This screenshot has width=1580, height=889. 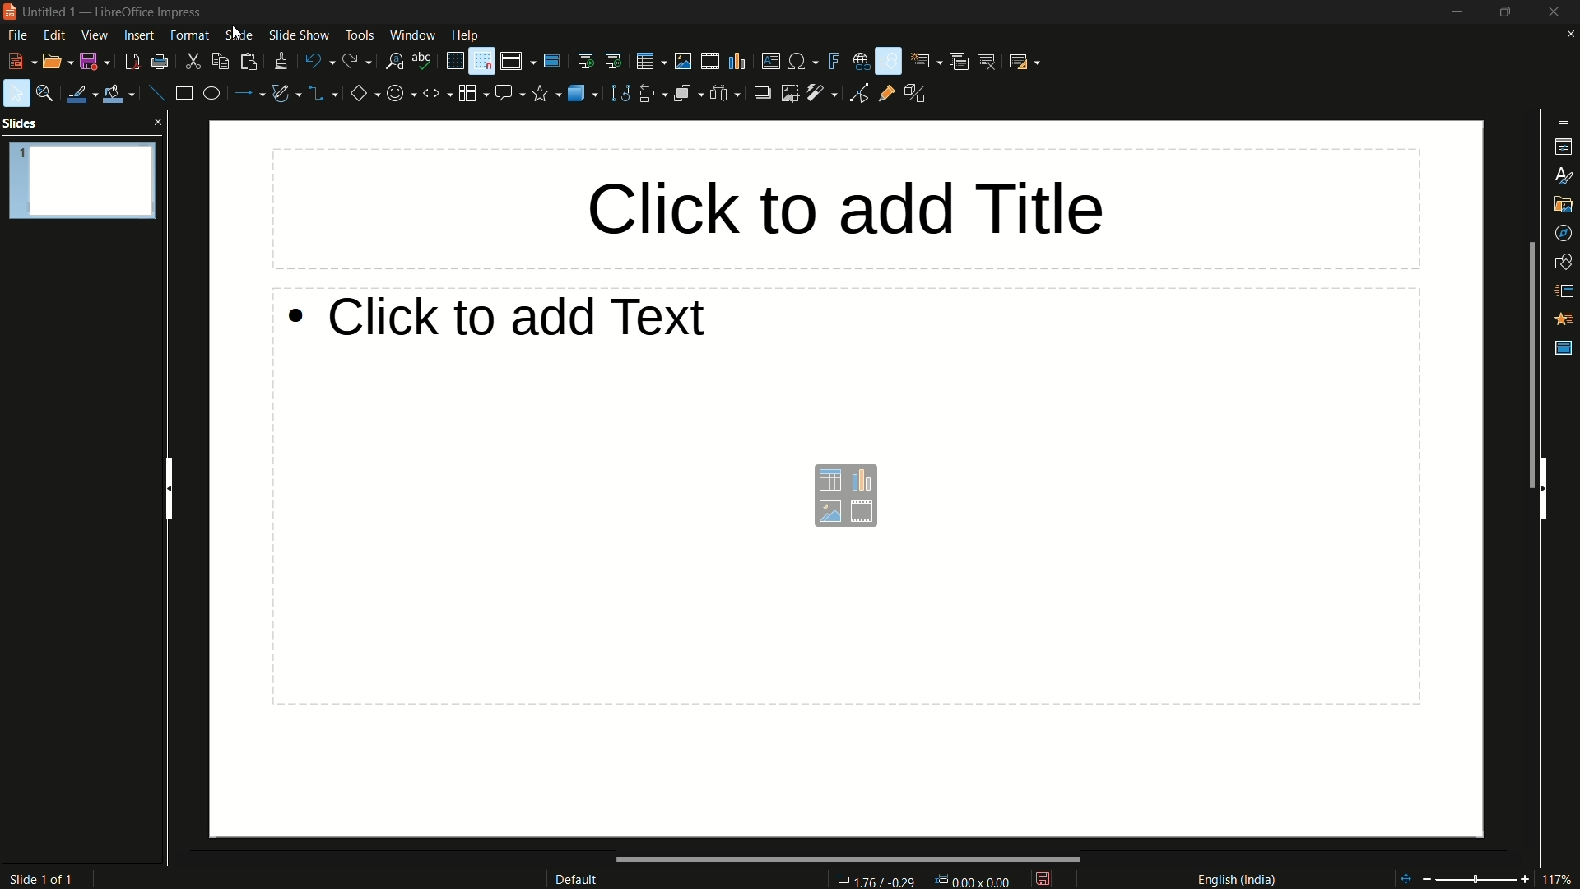 I want to click on find and replace, so click(x=392, y=63).